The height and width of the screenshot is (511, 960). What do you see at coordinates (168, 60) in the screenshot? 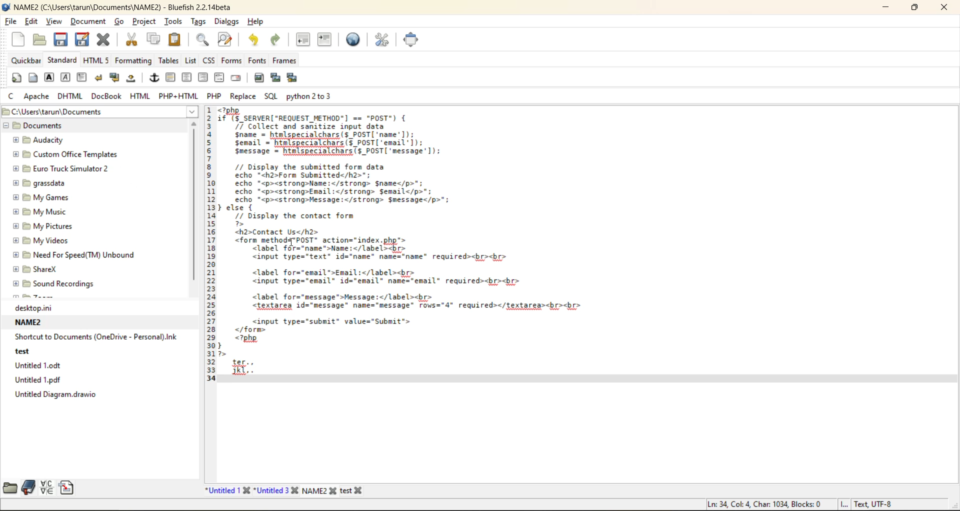
I see `tables` at bounding box center [168, 60].